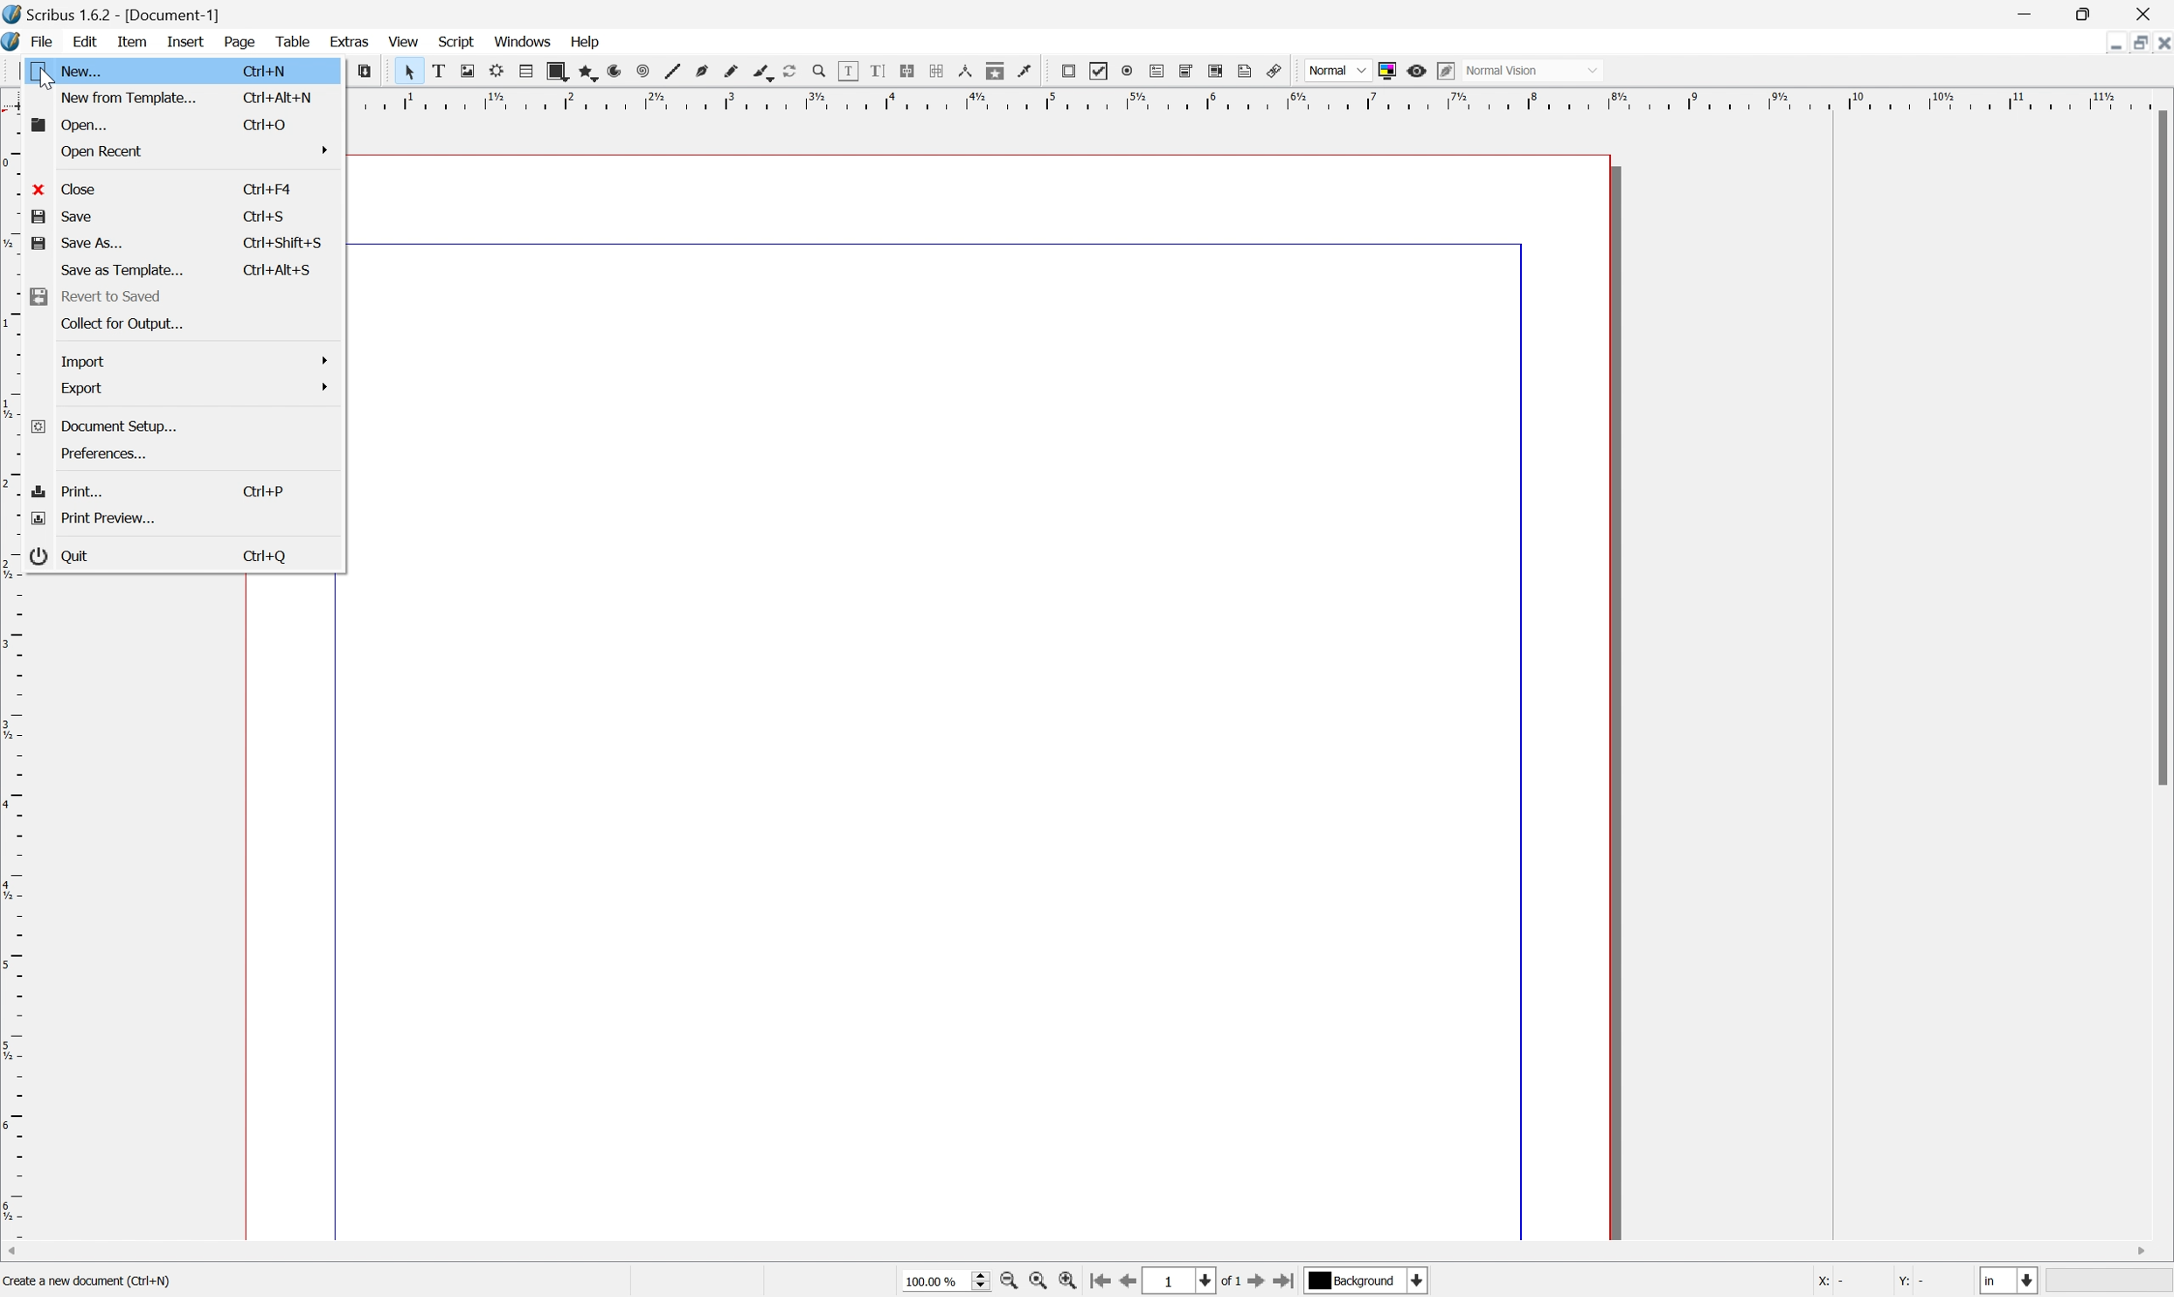  What do you see at coordinates (371, 74) in the screenshot?
I see `Paste` at bounding box center [371, 74].